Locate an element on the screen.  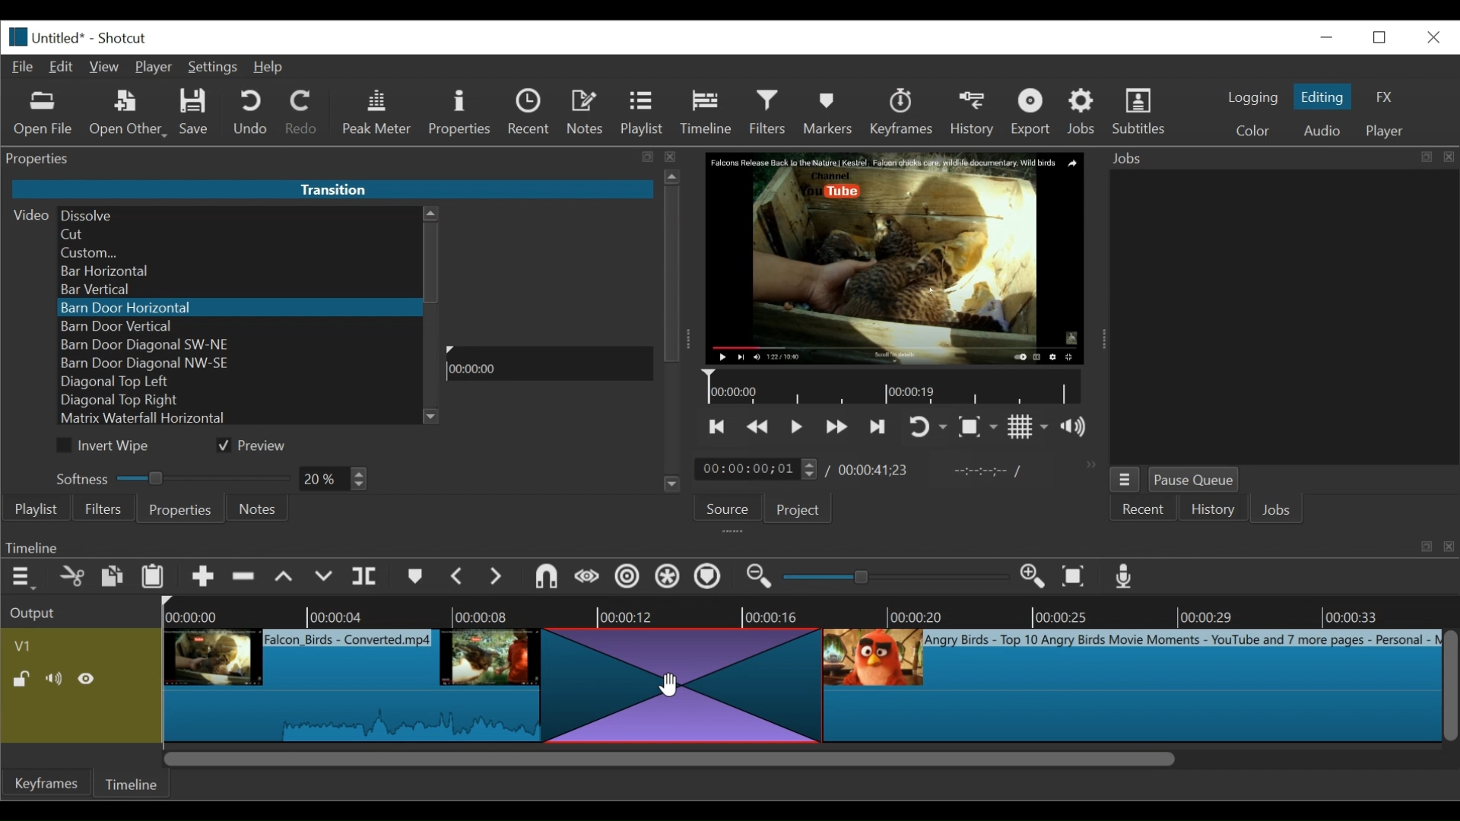
Cut is located at coordinates (238, 234).